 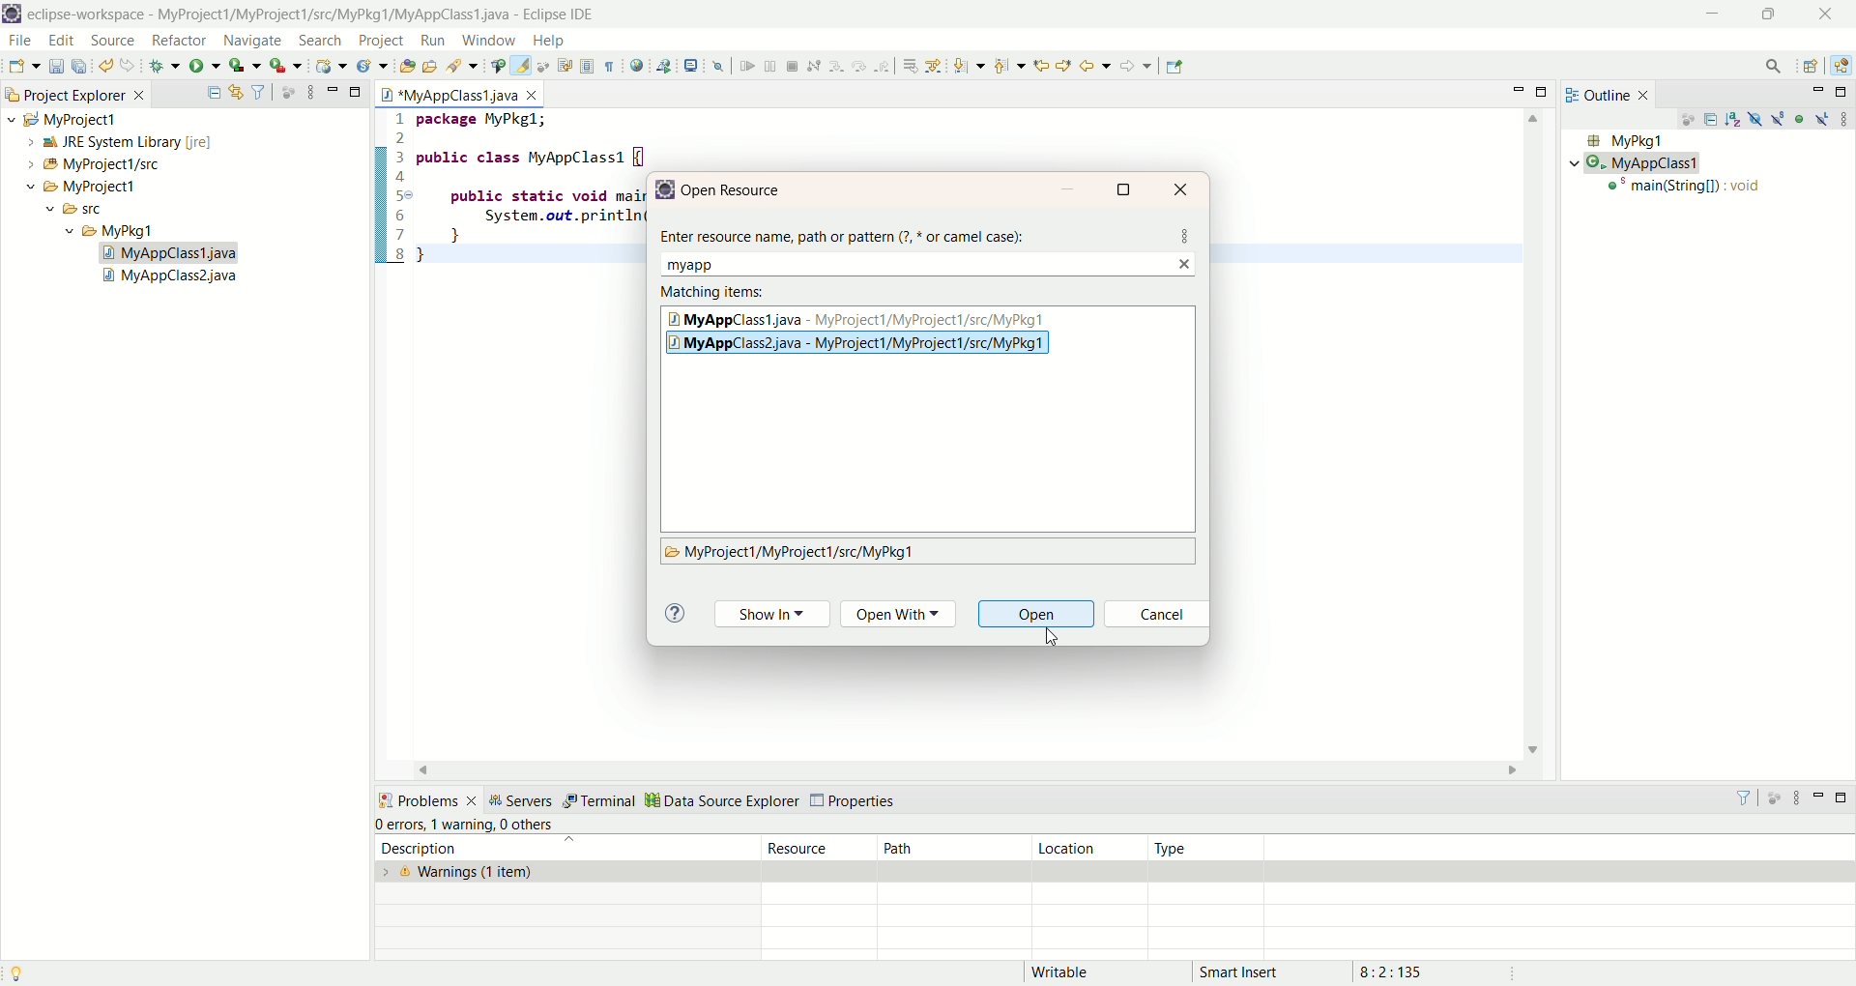 I want to click on file, so click(x=24, y=43).